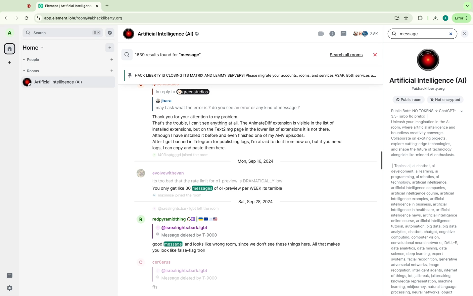  I want to click on add, so click(110, 49).